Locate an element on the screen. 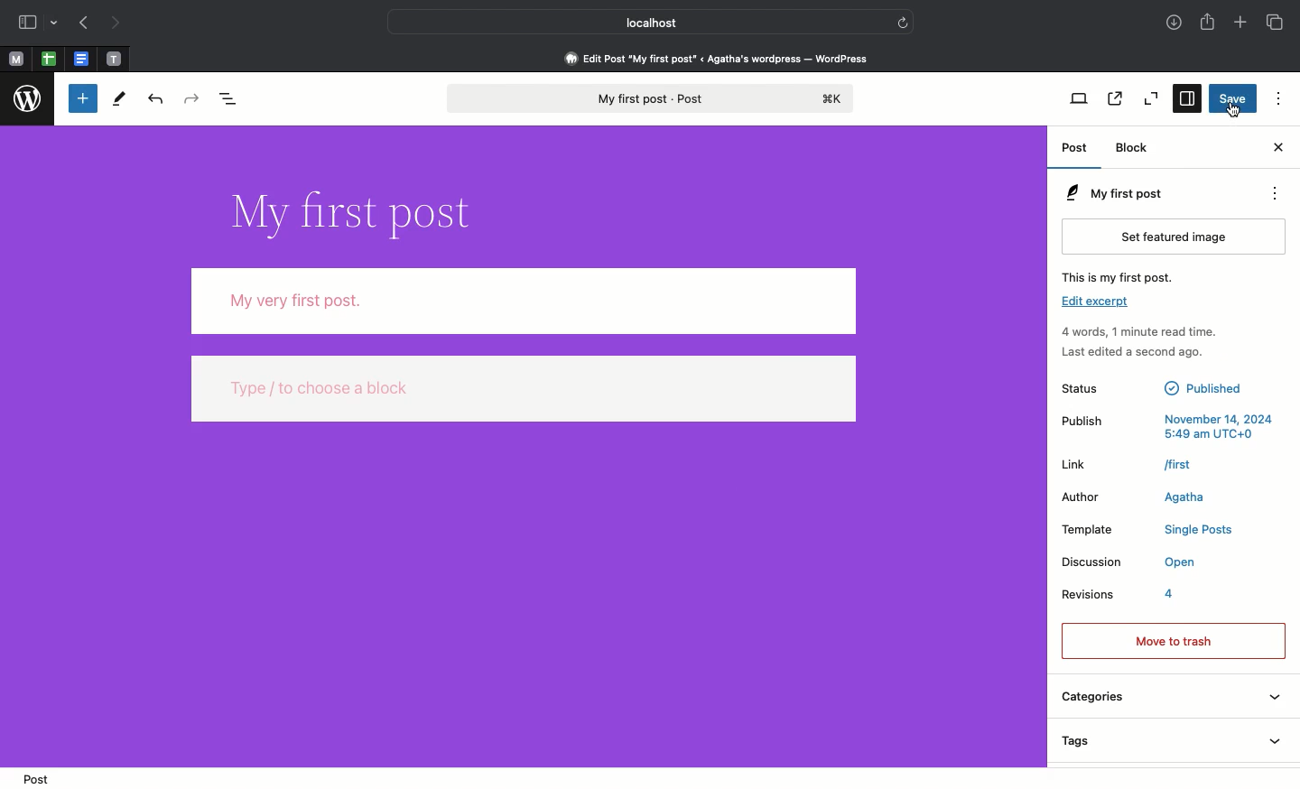  View post is located at coordinates (1113, 100).